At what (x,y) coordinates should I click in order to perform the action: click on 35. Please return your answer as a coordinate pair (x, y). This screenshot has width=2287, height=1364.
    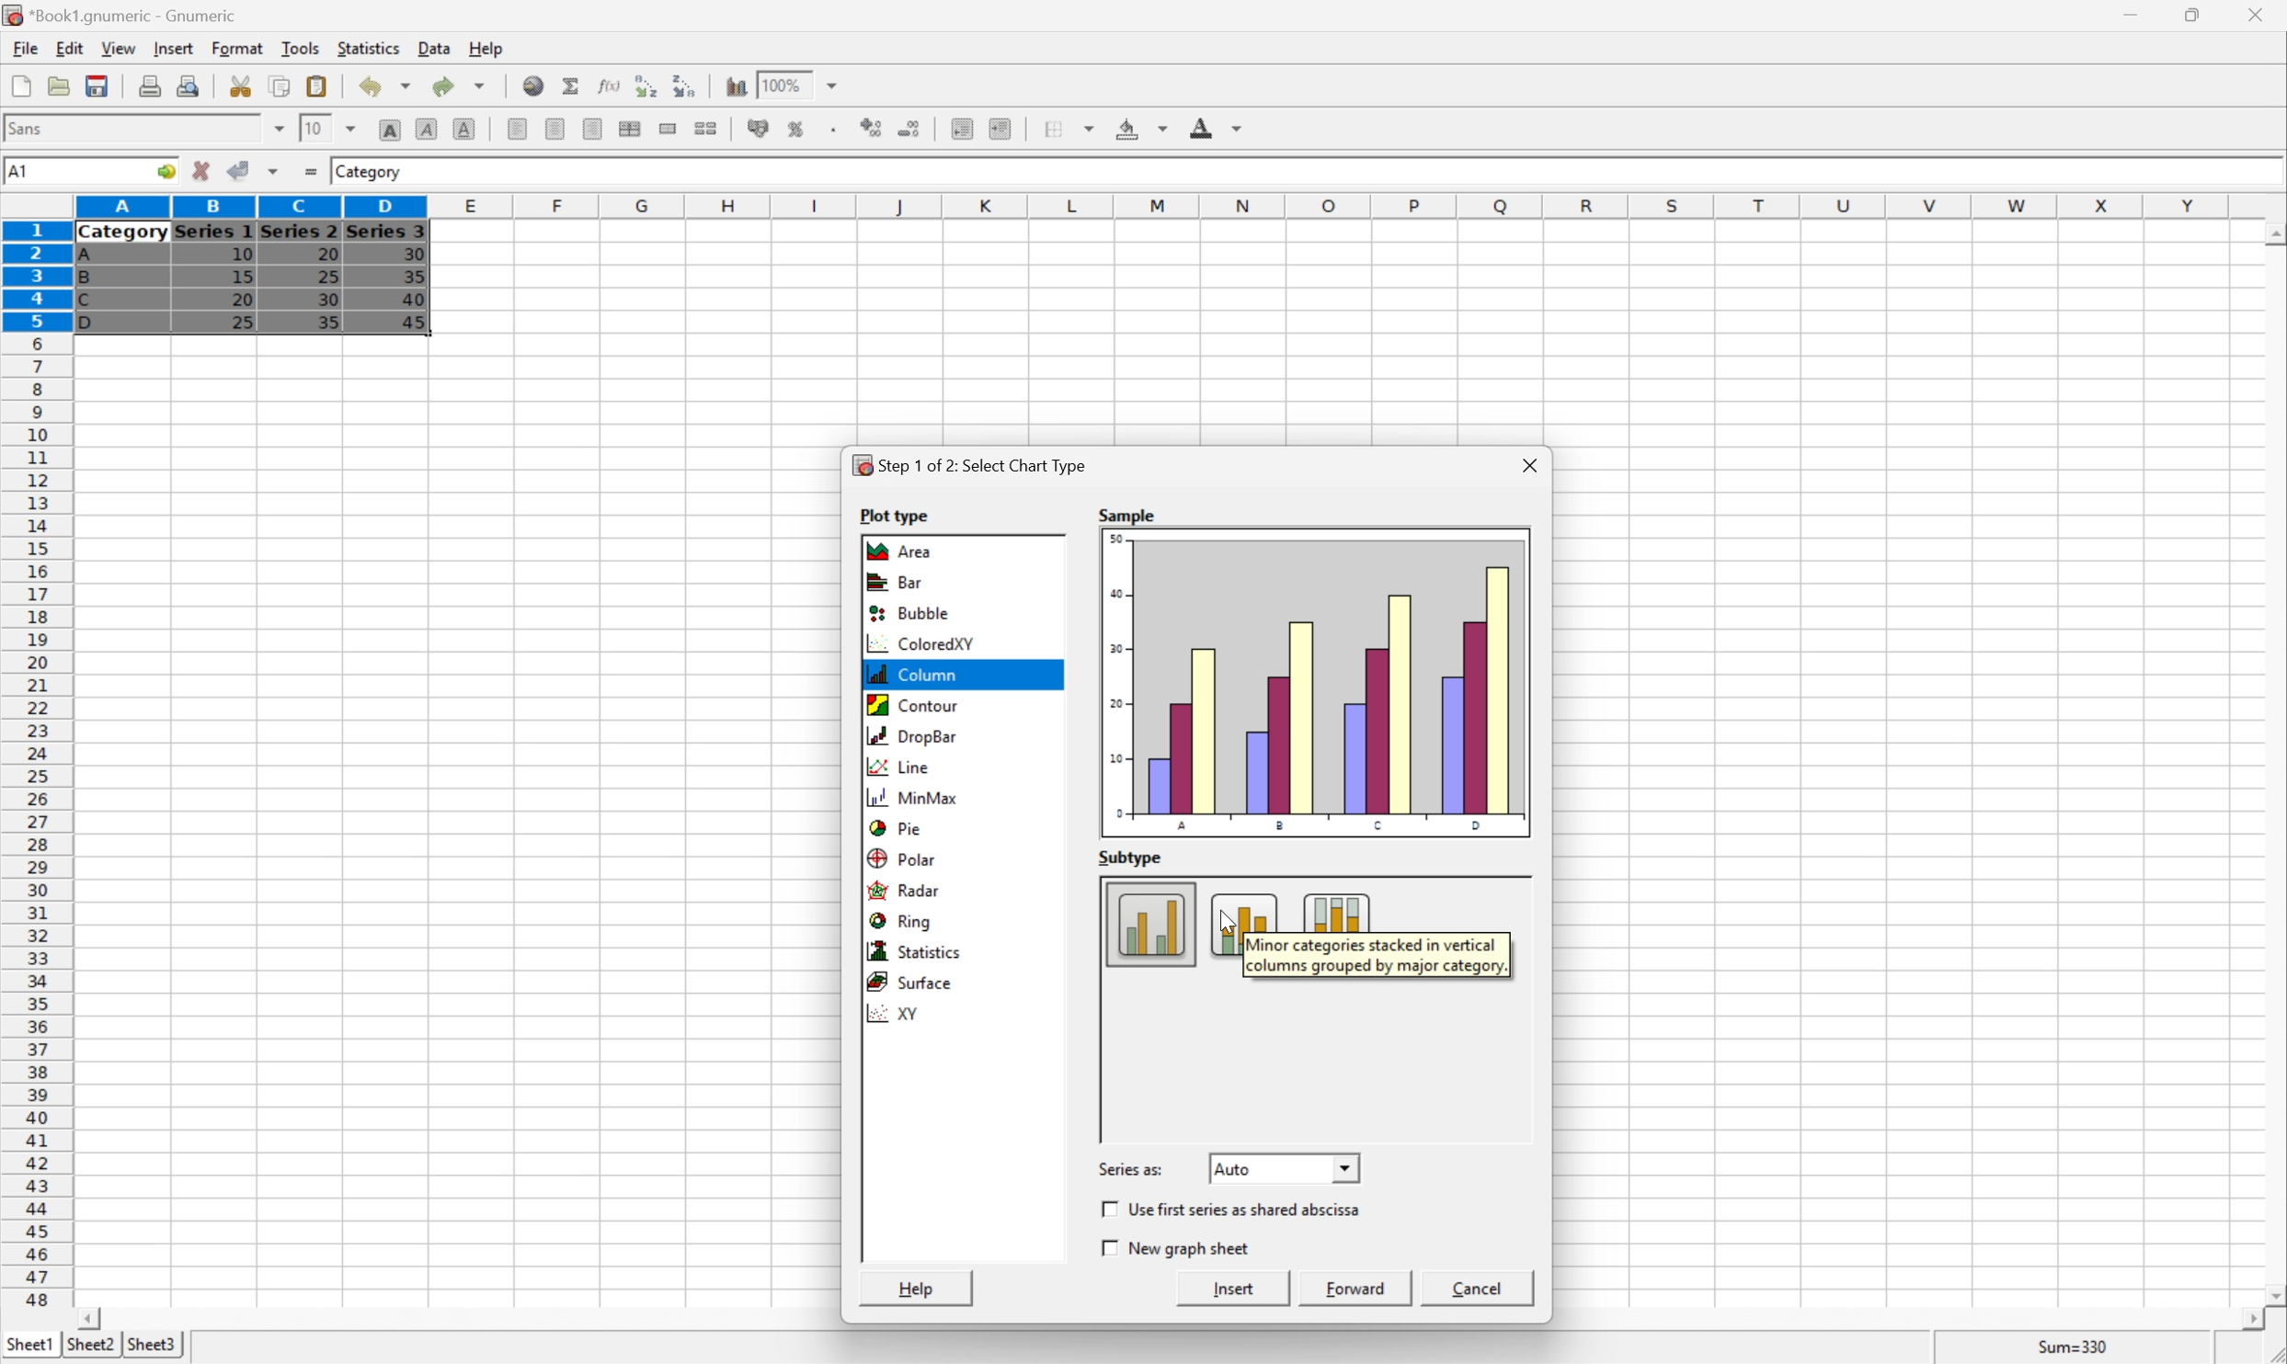
    Looking at the image, I should click on (327, 322).